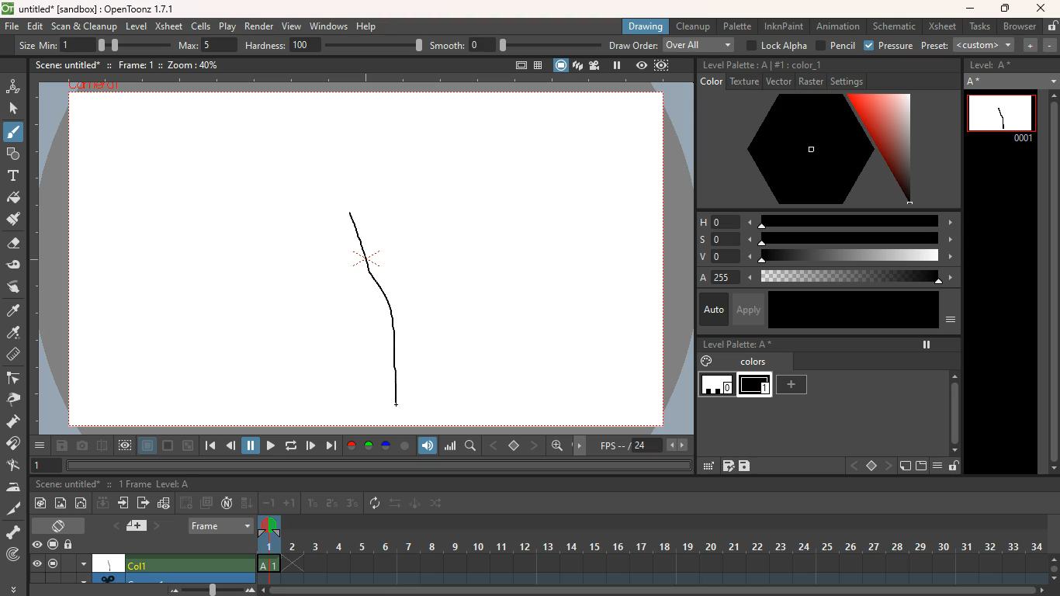 The image size is (1060, 596). Describe the element at coordinates (799, 65) in the screenshot. I see `#1:color_1` at that location.